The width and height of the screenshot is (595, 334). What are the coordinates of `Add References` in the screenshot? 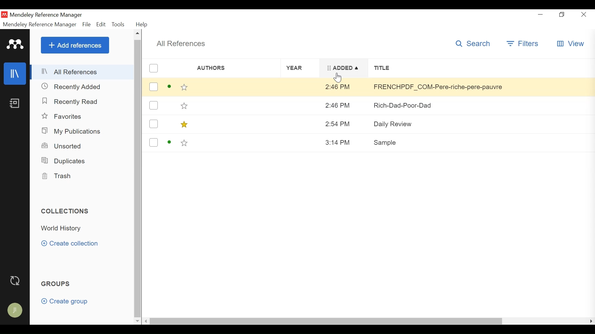 It's located at (75, 45).